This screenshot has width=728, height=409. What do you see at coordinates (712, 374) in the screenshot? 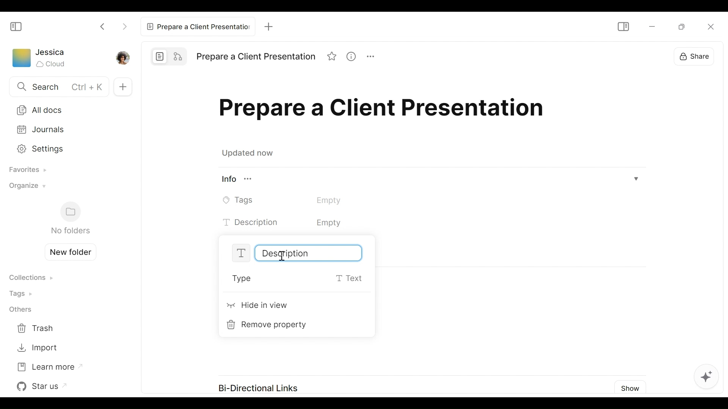
I see `AI` at bounding box center [712, 374].